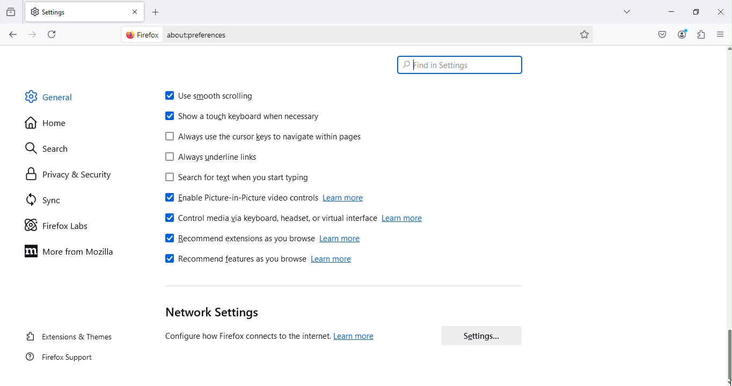 This screenshot has width=732, height=386. I want to click on Minimize, so click(670, 11).